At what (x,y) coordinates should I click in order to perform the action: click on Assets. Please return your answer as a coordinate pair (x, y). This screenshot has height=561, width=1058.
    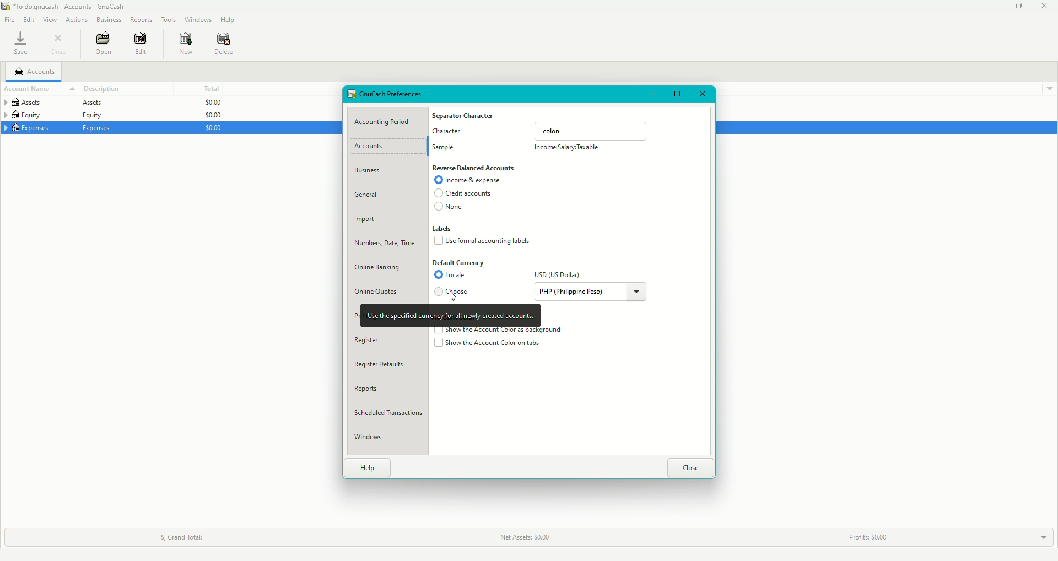
    Looking at the image, I should click on (52, 104).